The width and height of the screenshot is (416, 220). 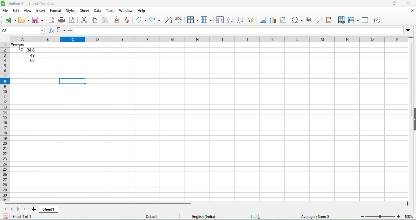 I want to click on row, so click(x=192, y=20).